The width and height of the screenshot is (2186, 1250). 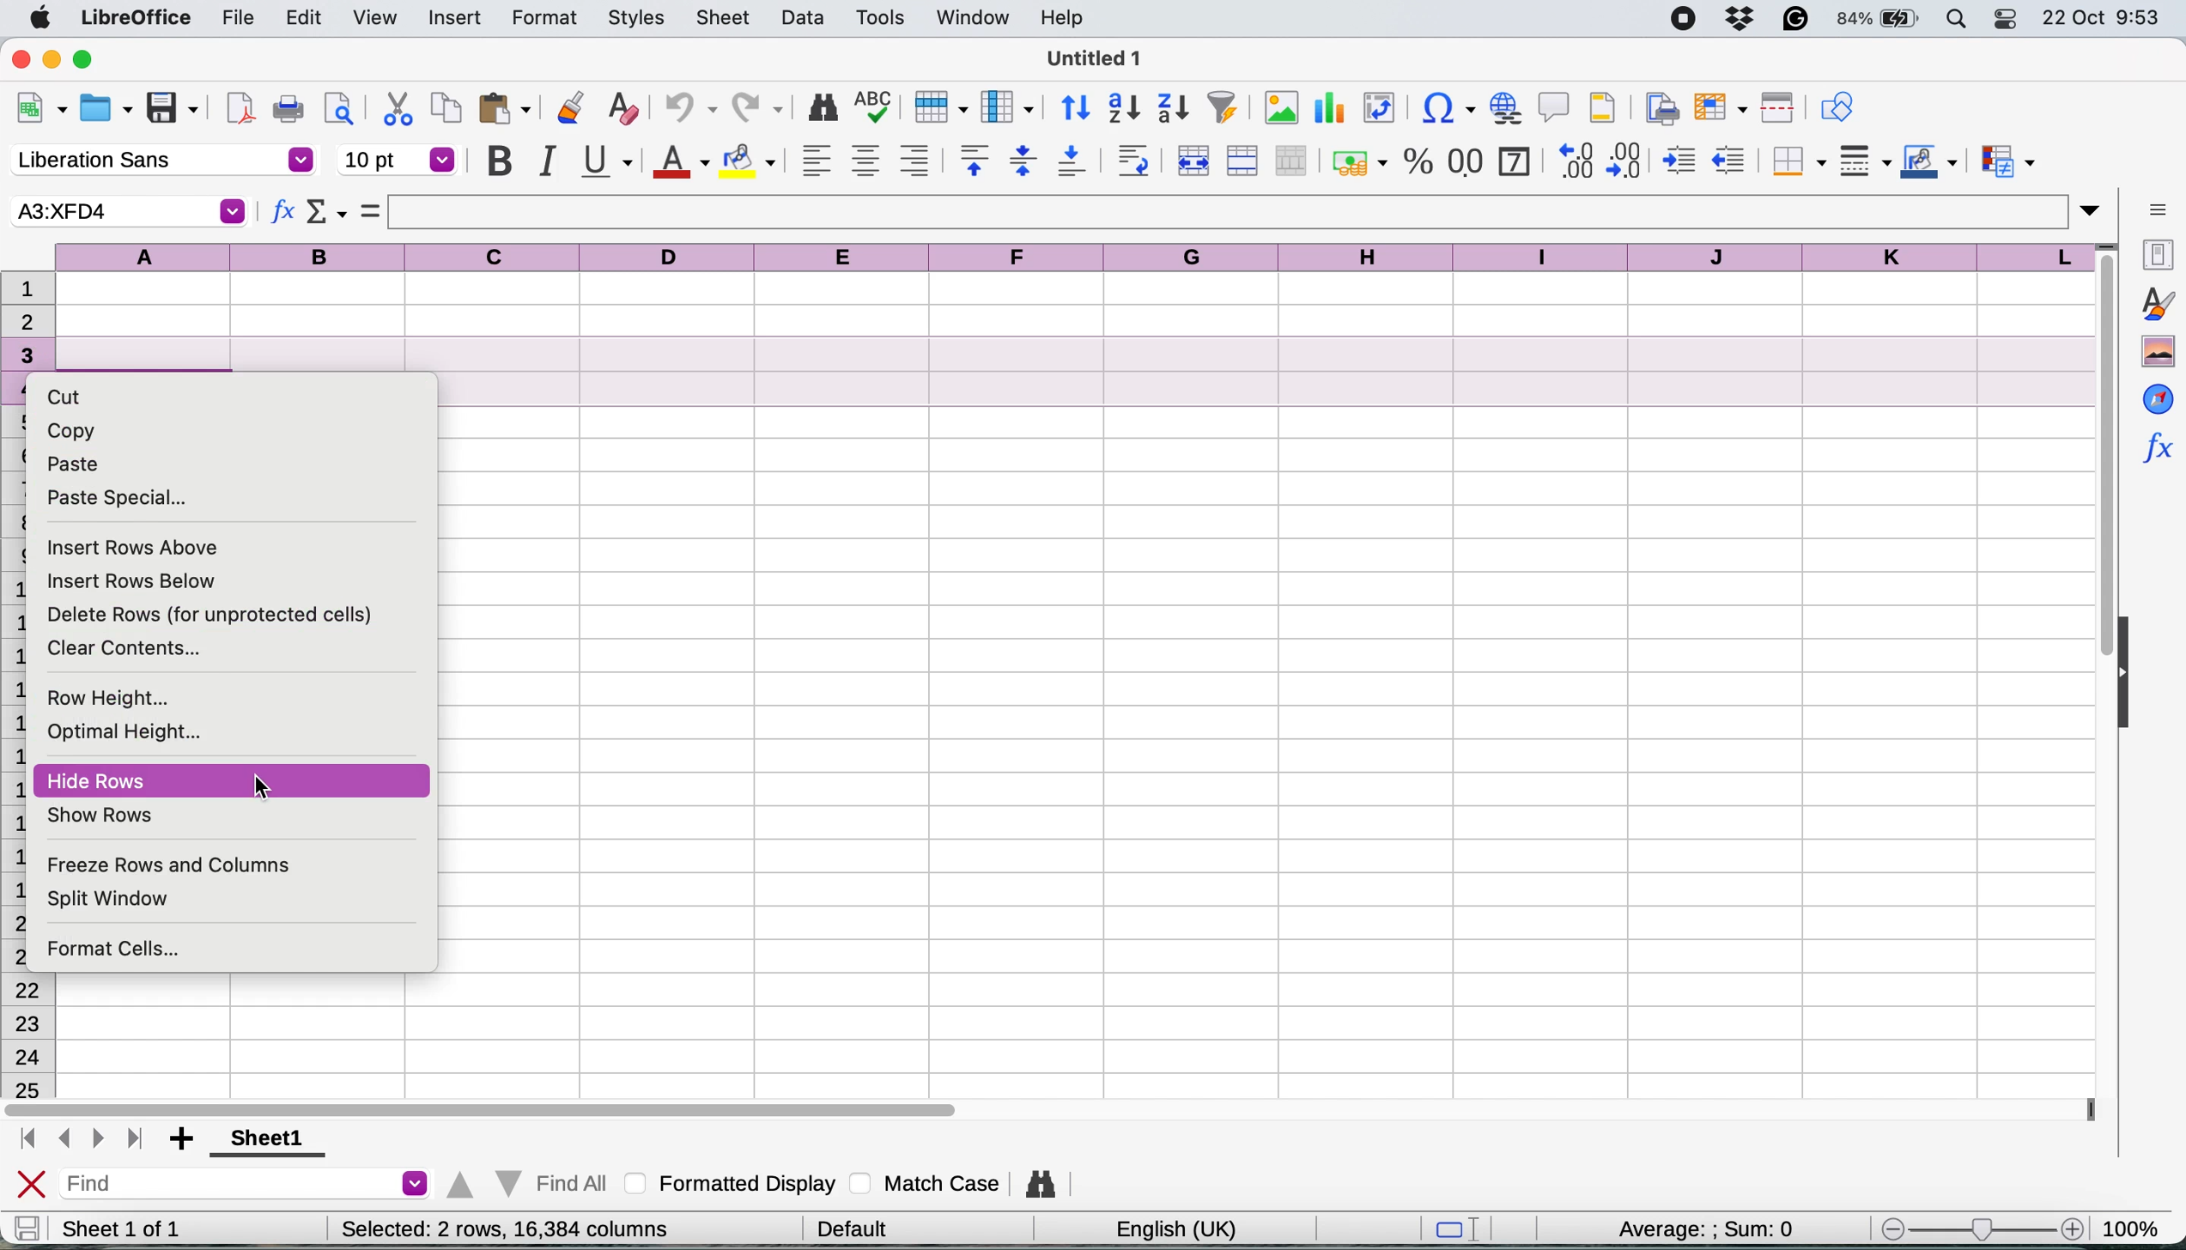 I want to click on show draw functions, so click(x=1837, y=105).